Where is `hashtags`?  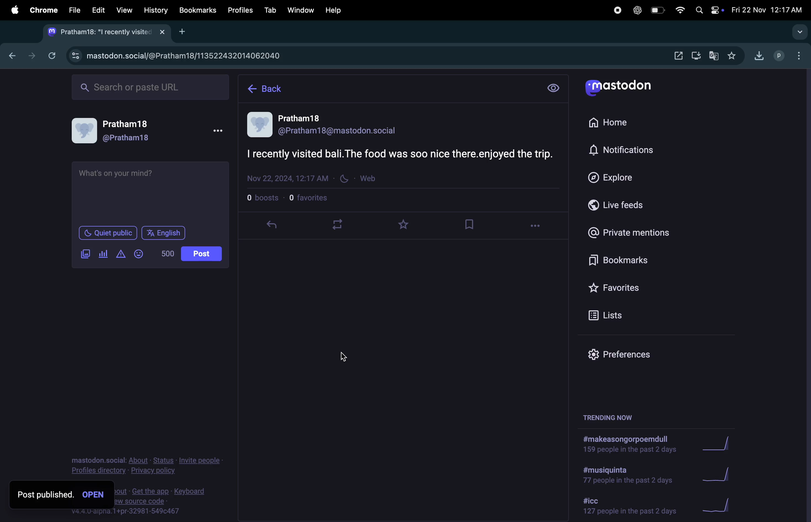
hashtags is located at coordinates (623, 443).